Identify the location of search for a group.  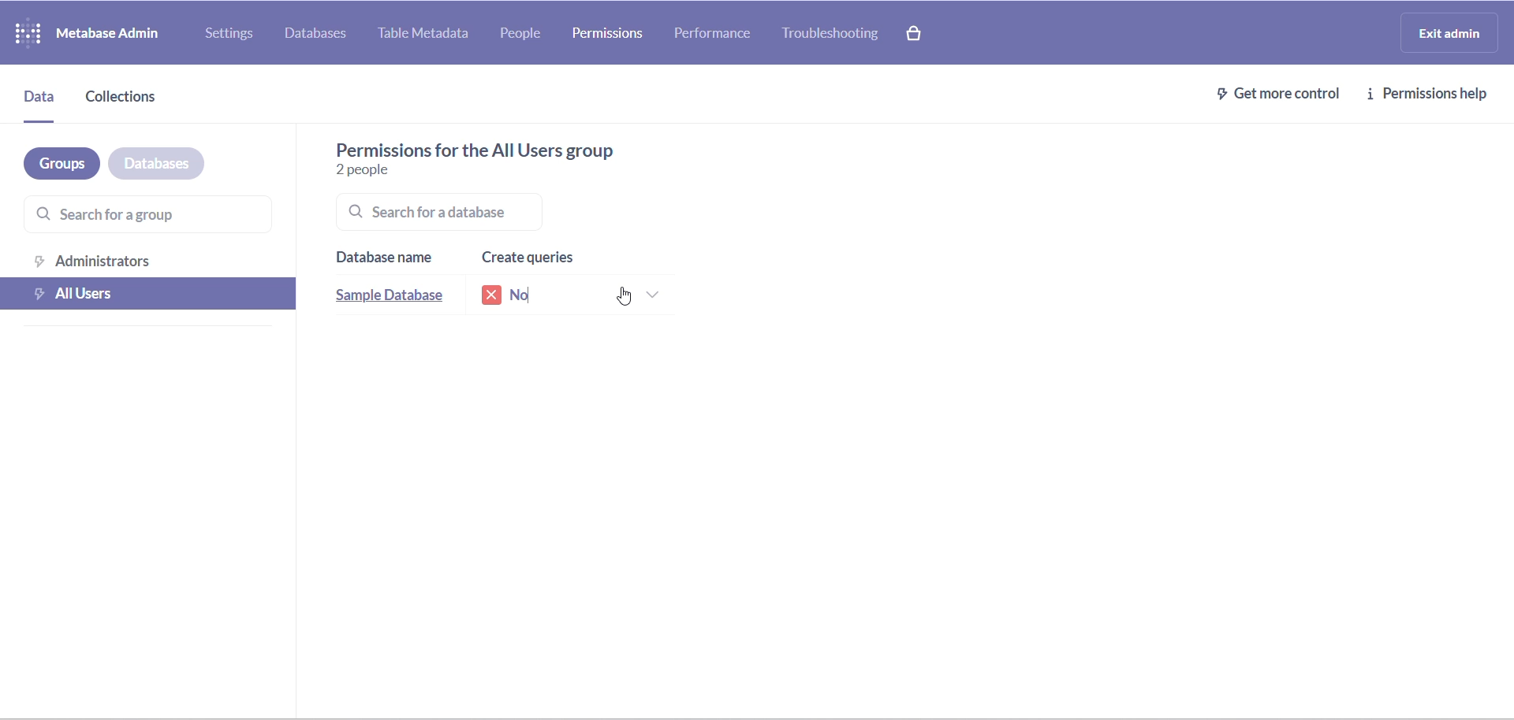
(139, 212).